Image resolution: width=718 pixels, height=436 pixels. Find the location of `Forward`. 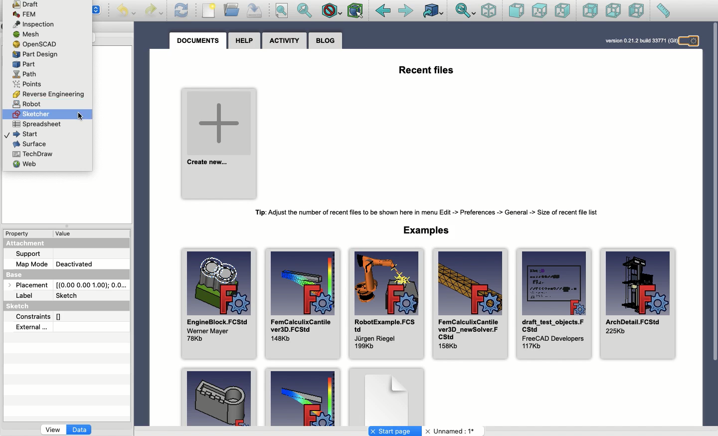

Forward is located at coordinates (407, 11).